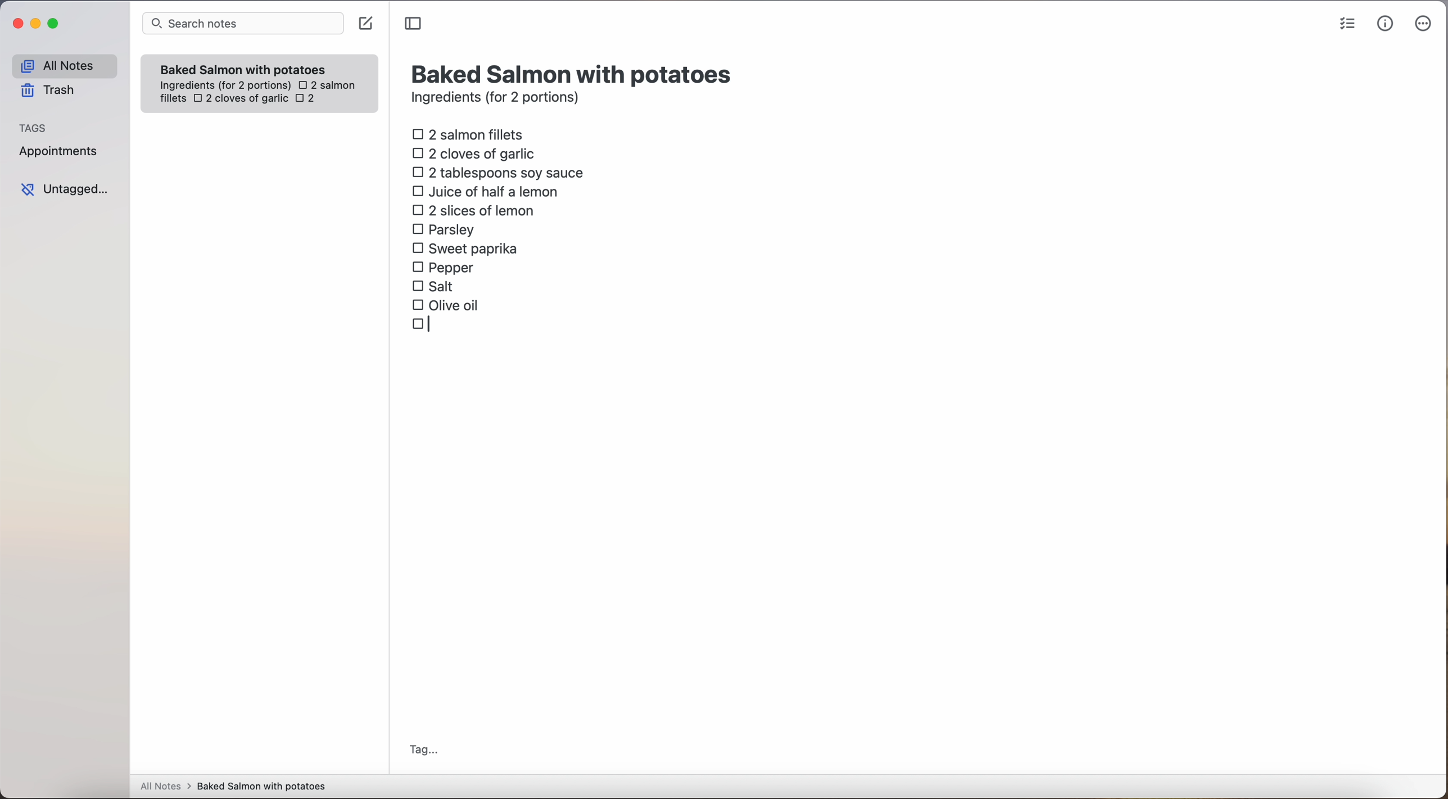  I want to click on 2 cloves of garlic, so click(241, 100).